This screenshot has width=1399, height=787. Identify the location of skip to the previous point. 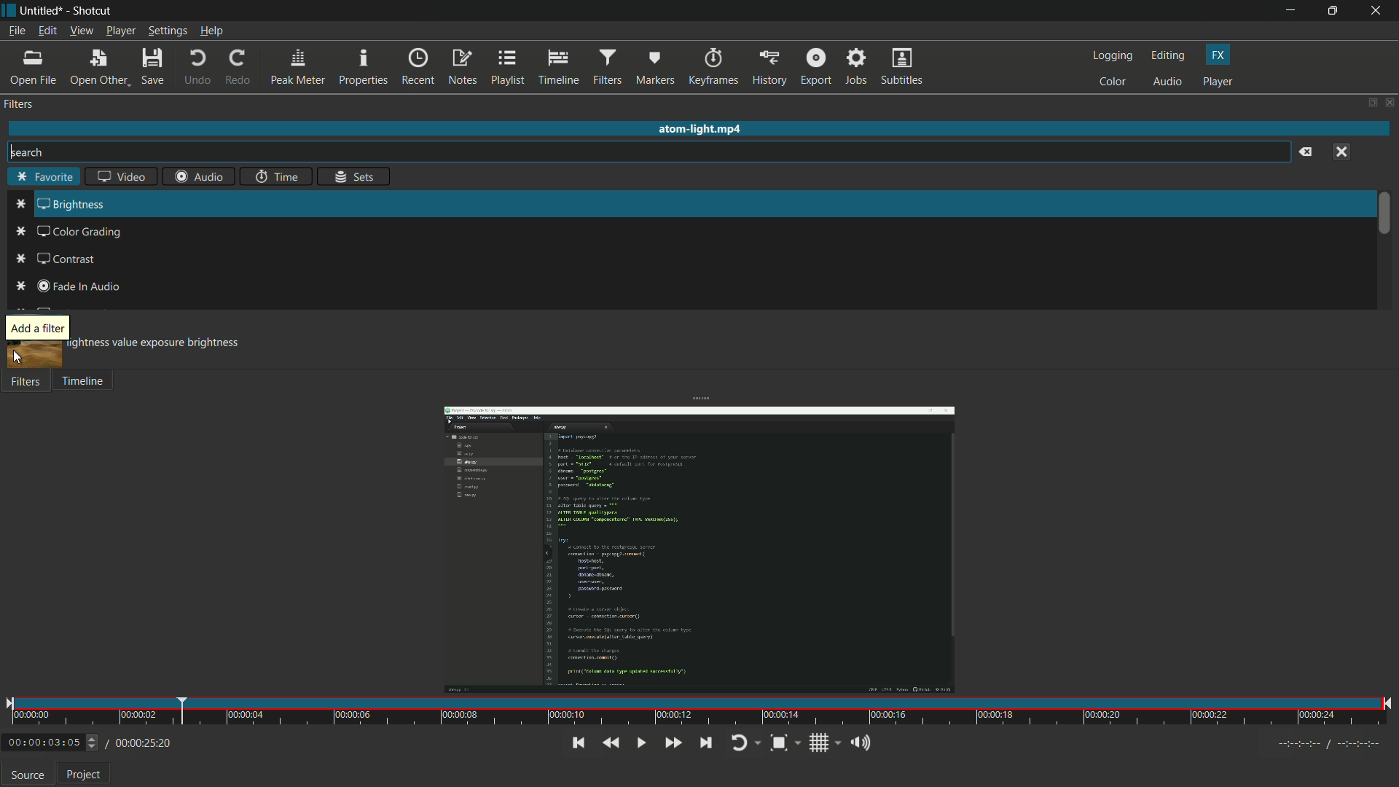
(576, 743).